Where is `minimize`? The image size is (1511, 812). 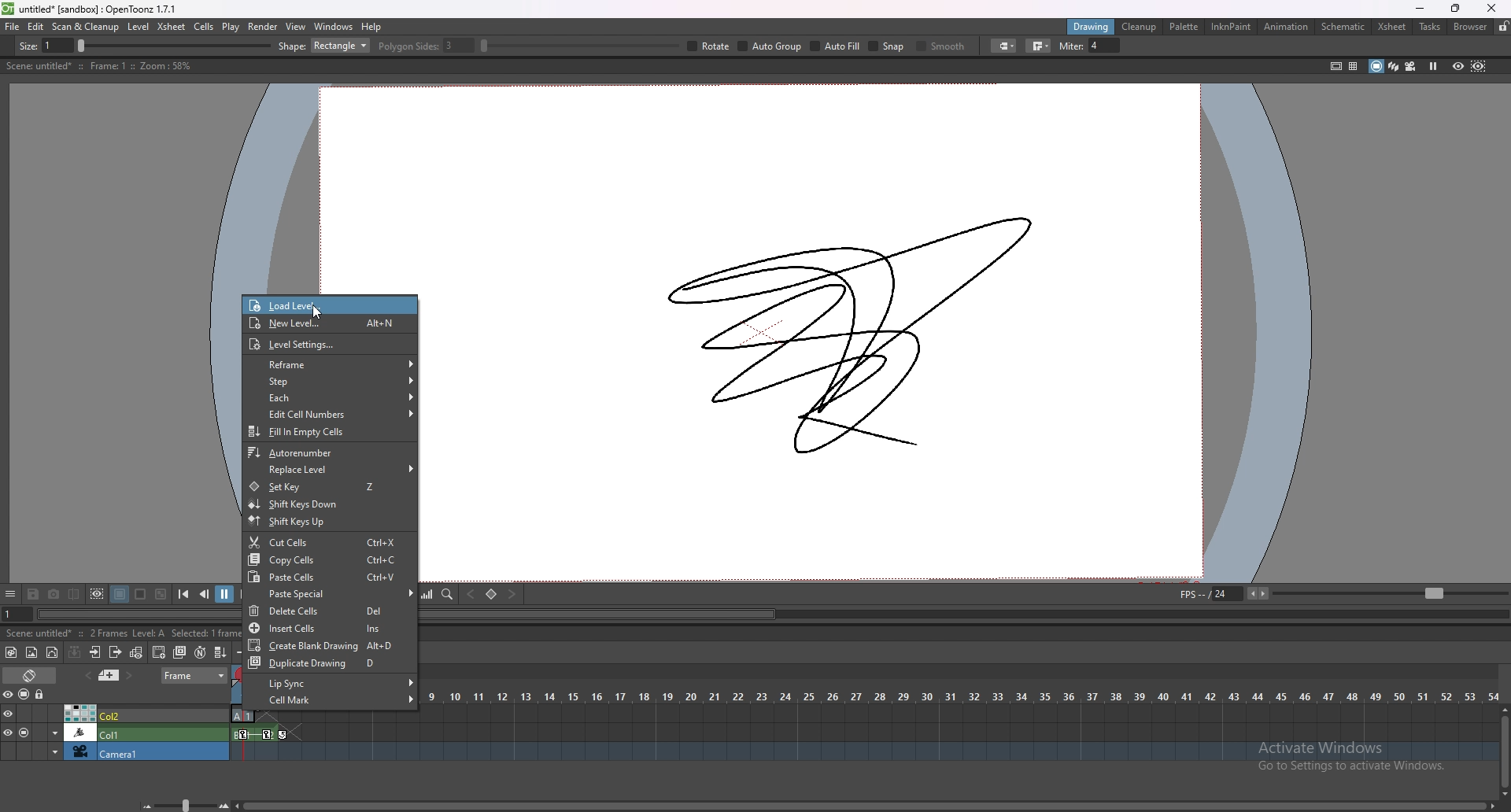
minimize is located at coordinates (1420, 9).